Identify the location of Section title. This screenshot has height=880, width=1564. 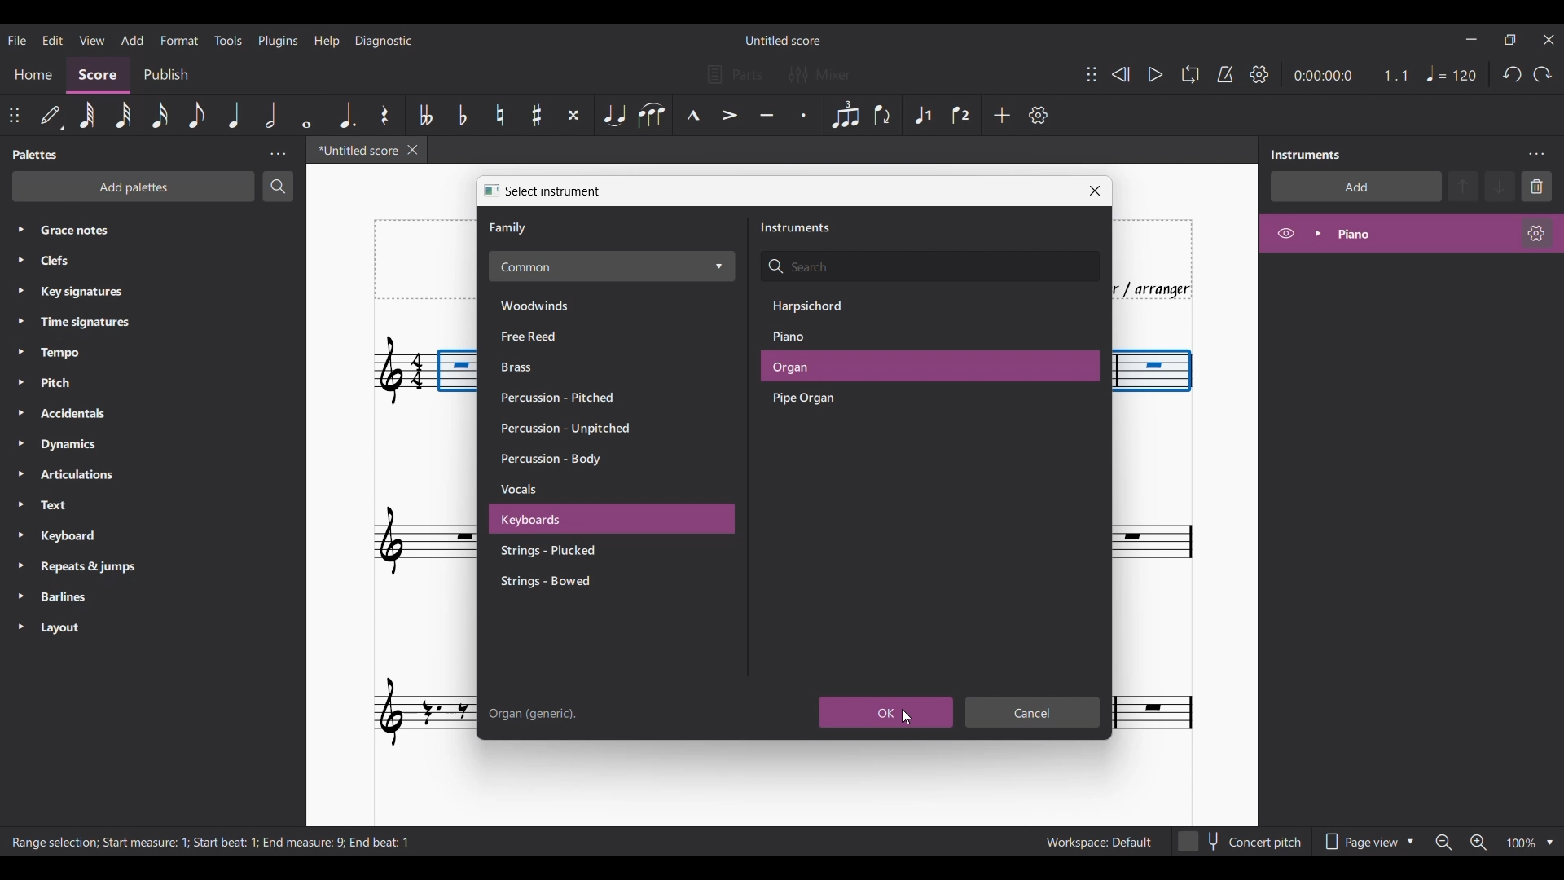
(510, 228).